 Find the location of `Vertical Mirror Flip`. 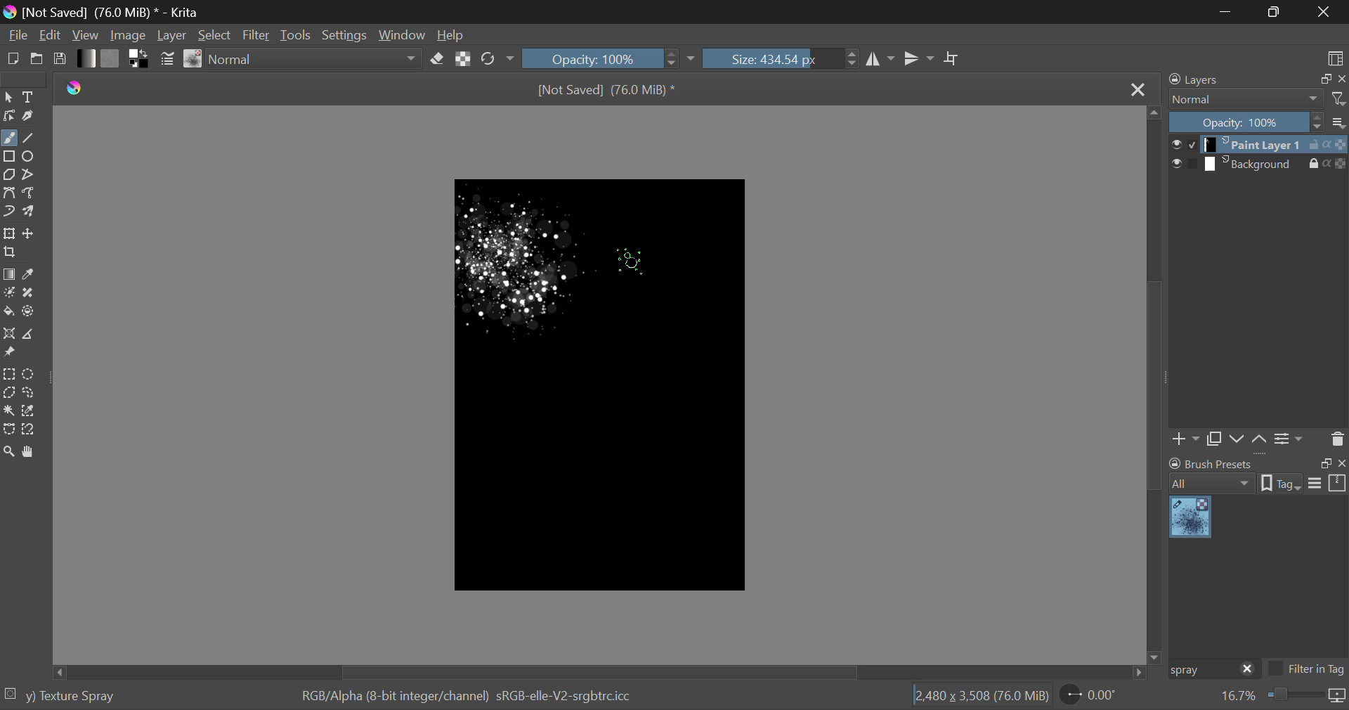

Vertical Mirror Flip is located at coordinates (878, 59).